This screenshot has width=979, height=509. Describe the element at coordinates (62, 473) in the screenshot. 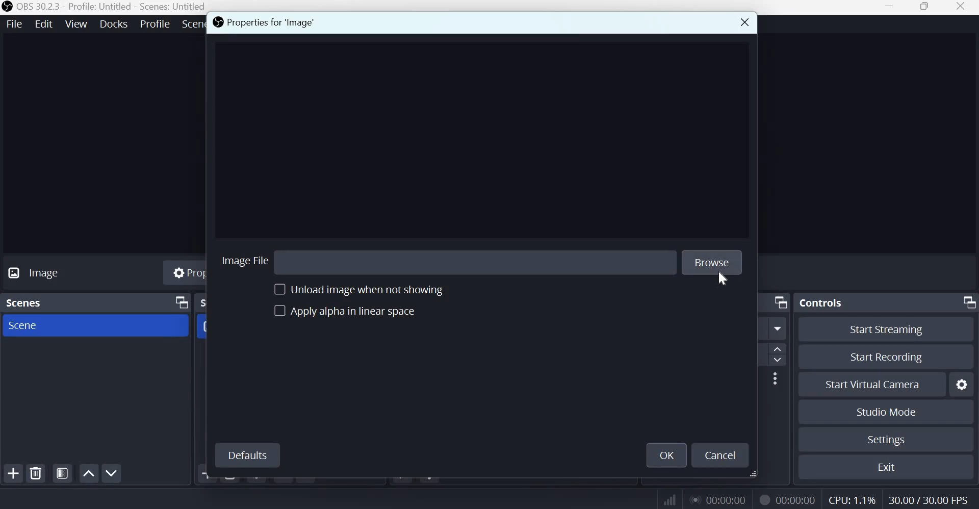

I see `Open scene filters` at that location.